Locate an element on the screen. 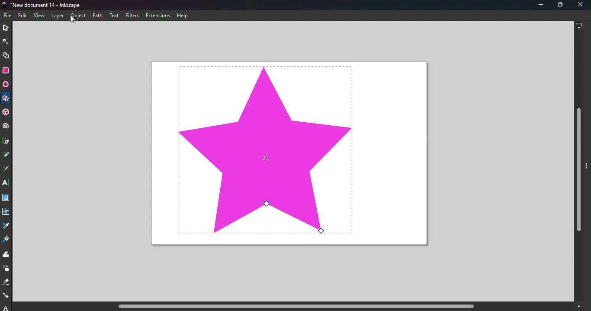 Image resolution: width=591 pixels, height=311 pixels. Pen tool is located at coordinates (6, 141).